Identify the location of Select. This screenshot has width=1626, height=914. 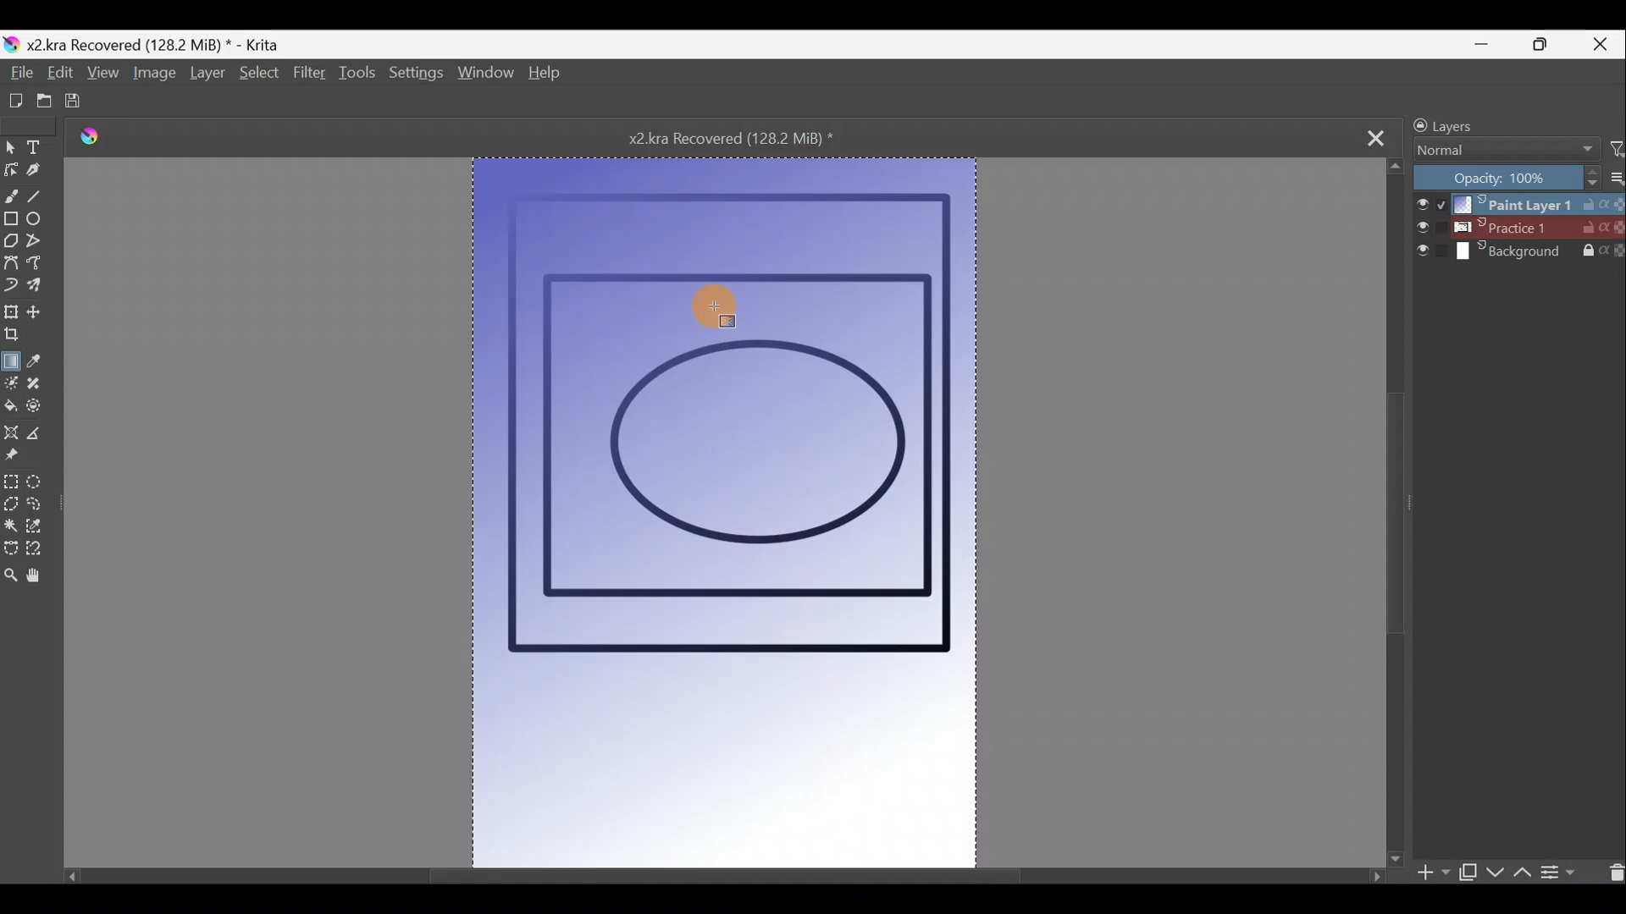
(257, 74).